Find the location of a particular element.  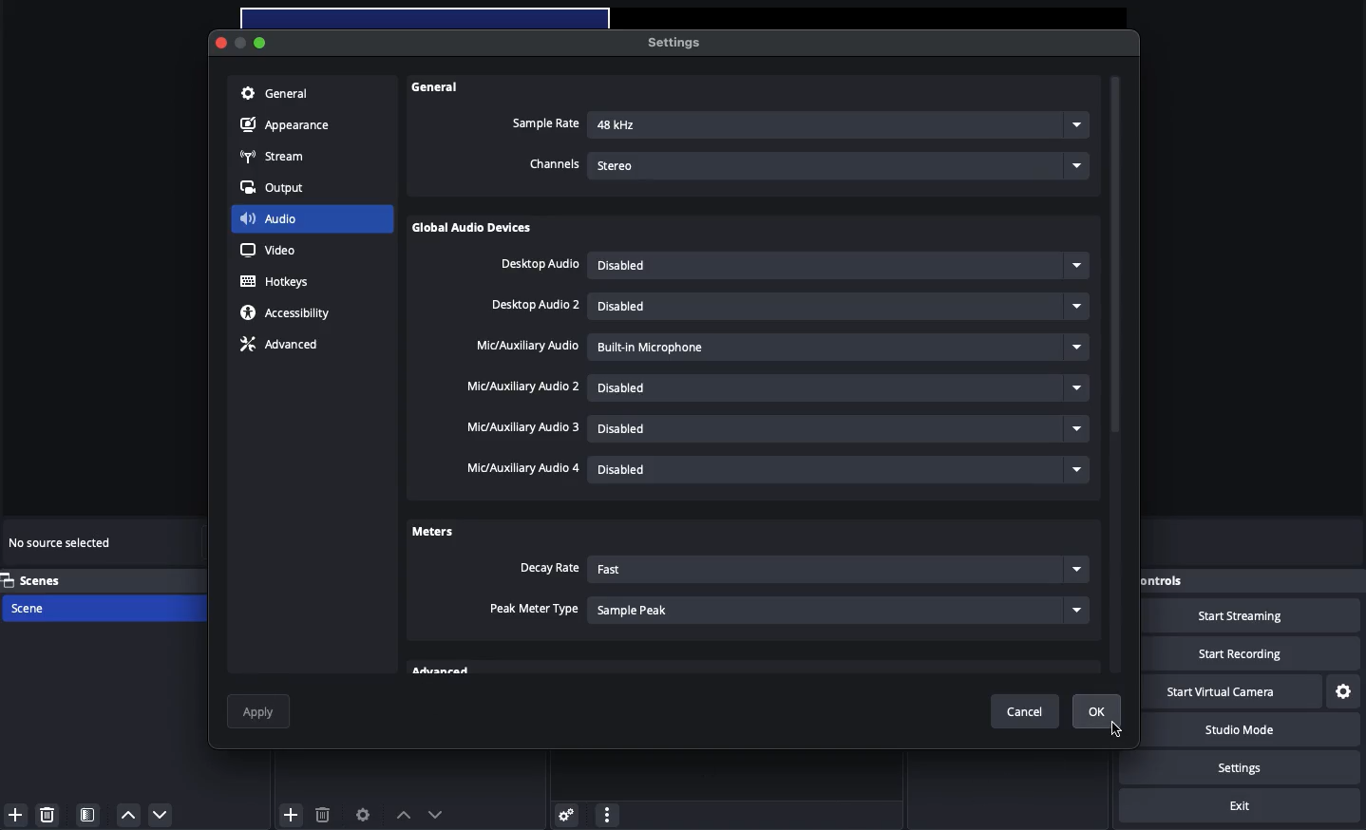

Exit is located at coordinates (1240, 806).